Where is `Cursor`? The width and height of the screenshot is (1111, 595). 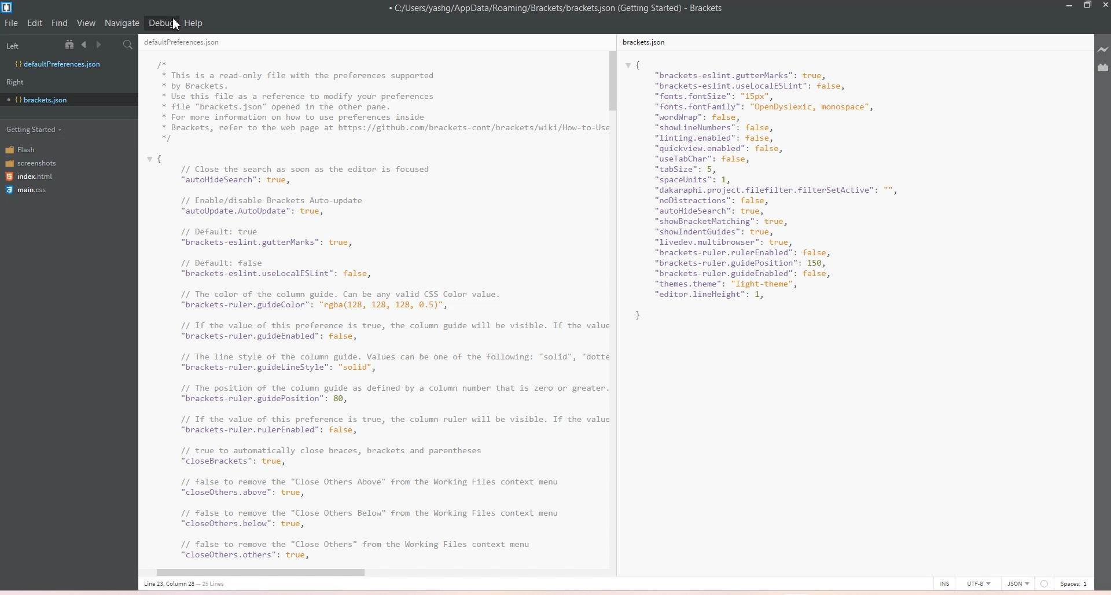 Cursor is located at coordinates (181, 27).